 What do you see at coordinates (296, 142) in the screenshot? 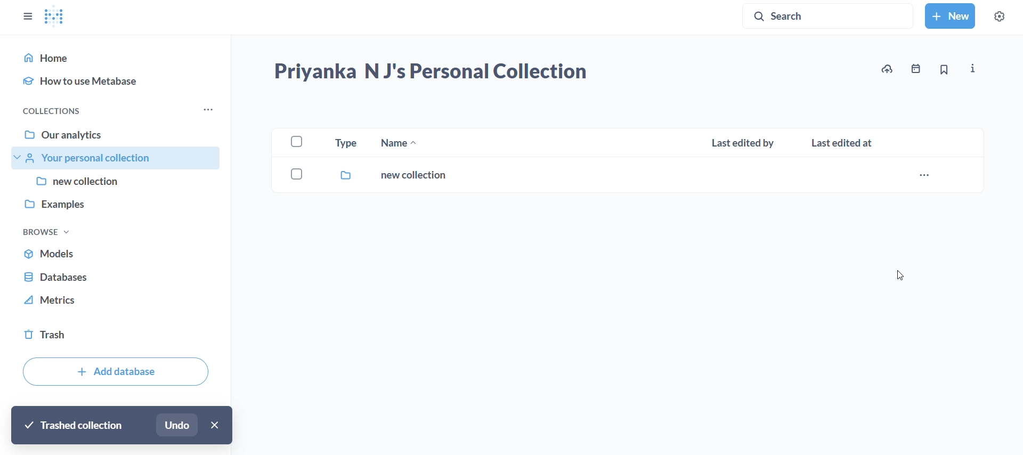
I see `checkbox` at bounding box center [296, 142].